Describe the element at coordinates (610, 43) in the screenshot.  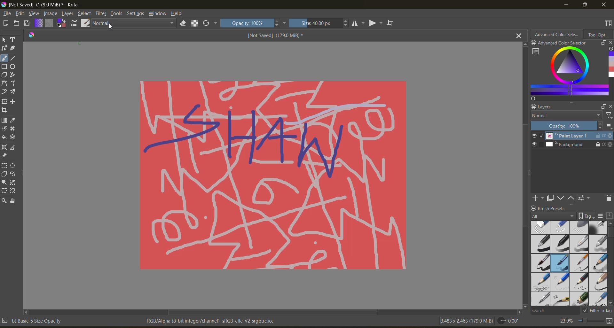
I see `close docker` at that location.